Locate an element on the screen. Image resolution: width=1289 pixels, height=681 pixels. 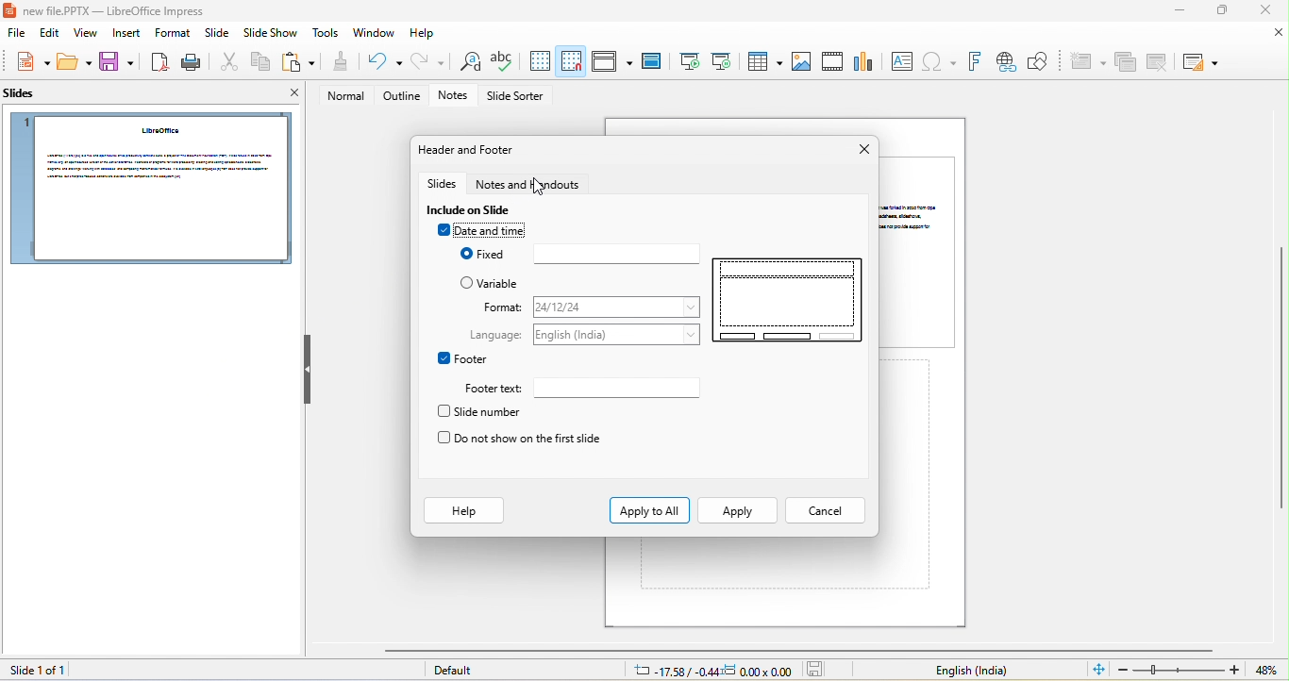
variable is located at coordinates (495, 283).